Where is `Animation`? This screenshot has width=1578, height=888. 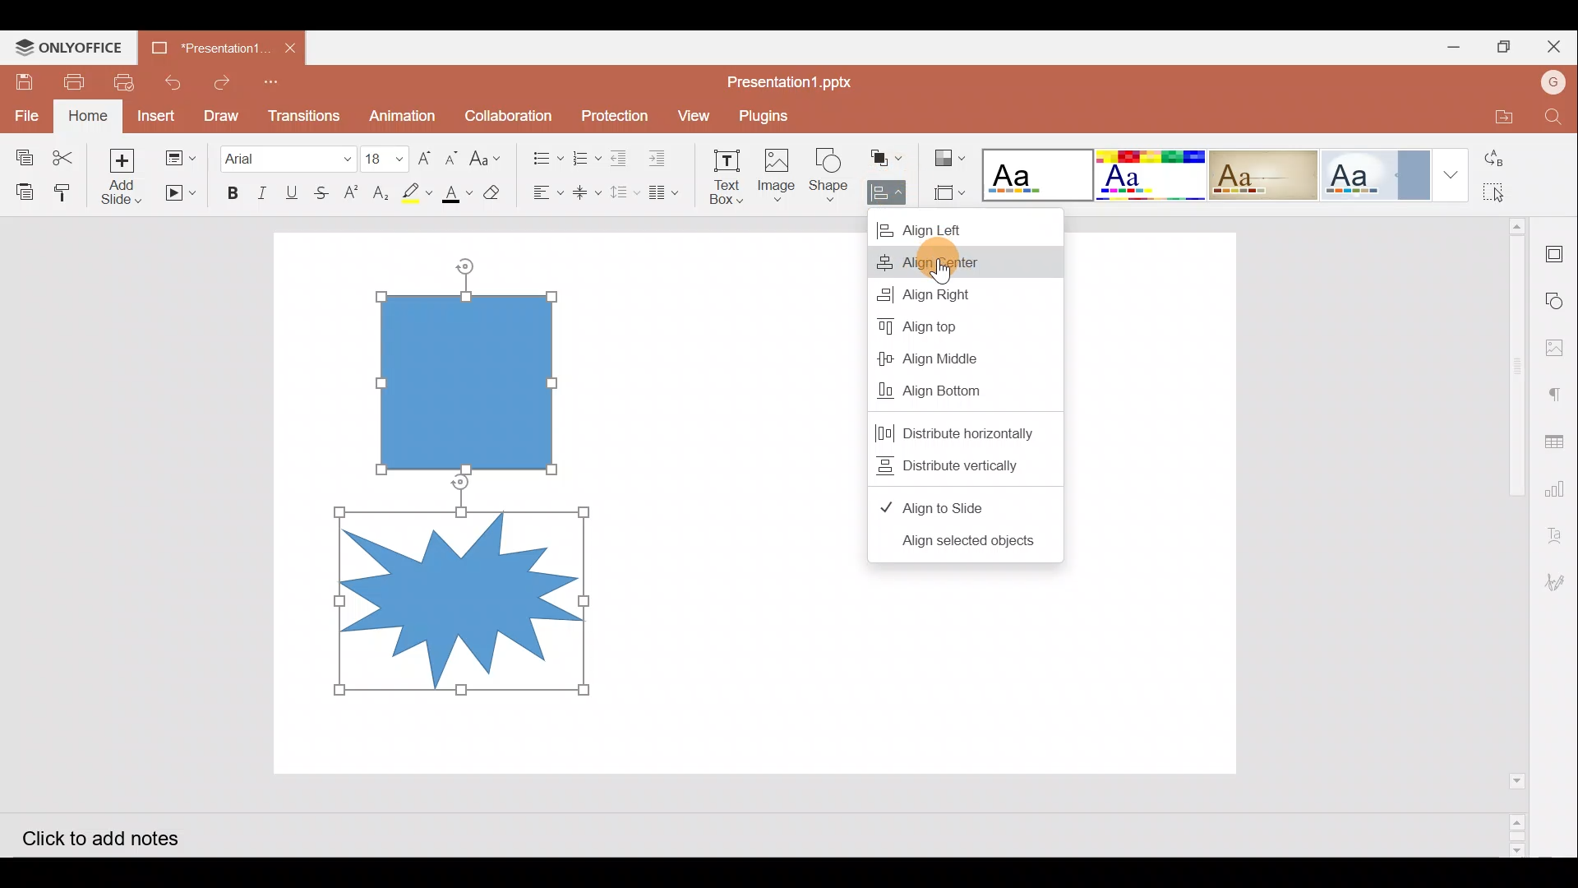 Animation is located at coordinates (403, 111).